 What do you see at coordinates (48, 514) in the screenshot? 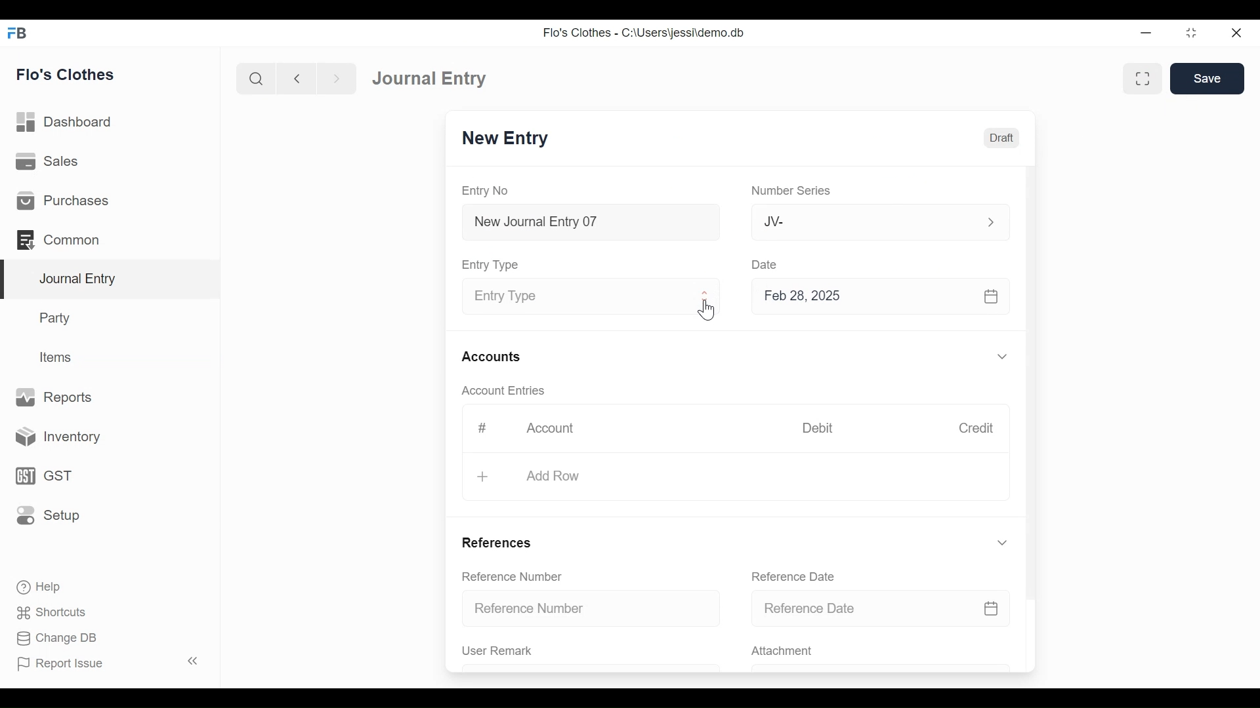
I see `Setup` at bounding box center [48, 514].